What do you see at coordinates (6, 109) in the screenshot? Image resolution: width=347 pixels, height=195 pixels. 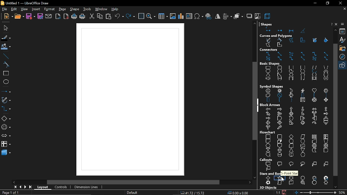 I see `connectors` at bounding box center [6, 109].